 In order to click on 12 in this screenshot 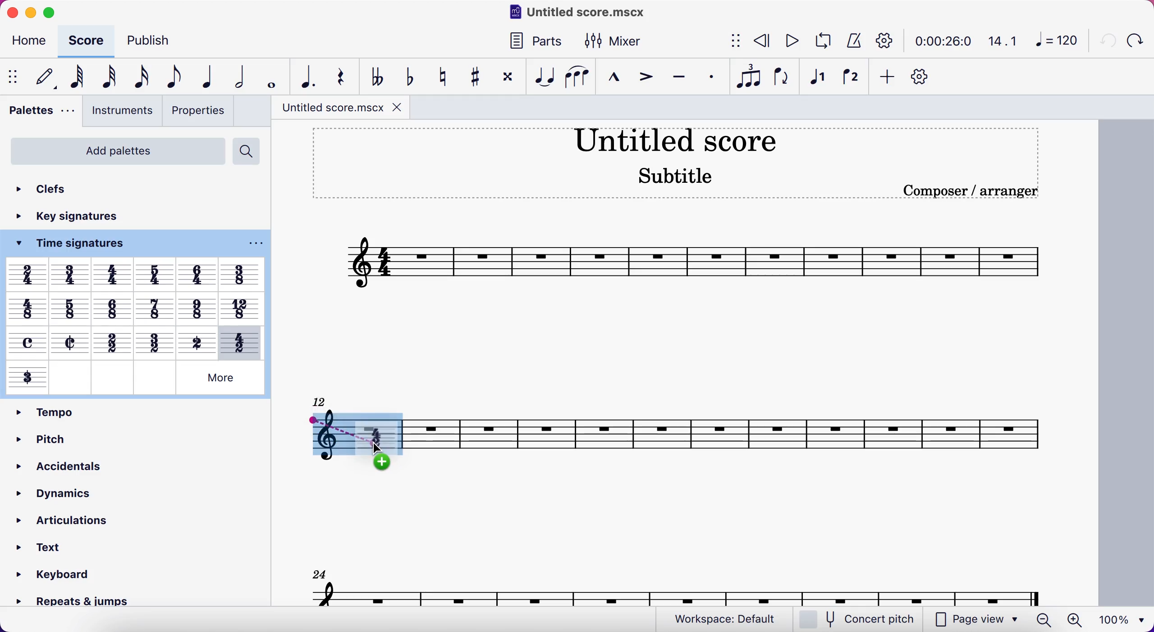, I will do `click(321, 401)`.